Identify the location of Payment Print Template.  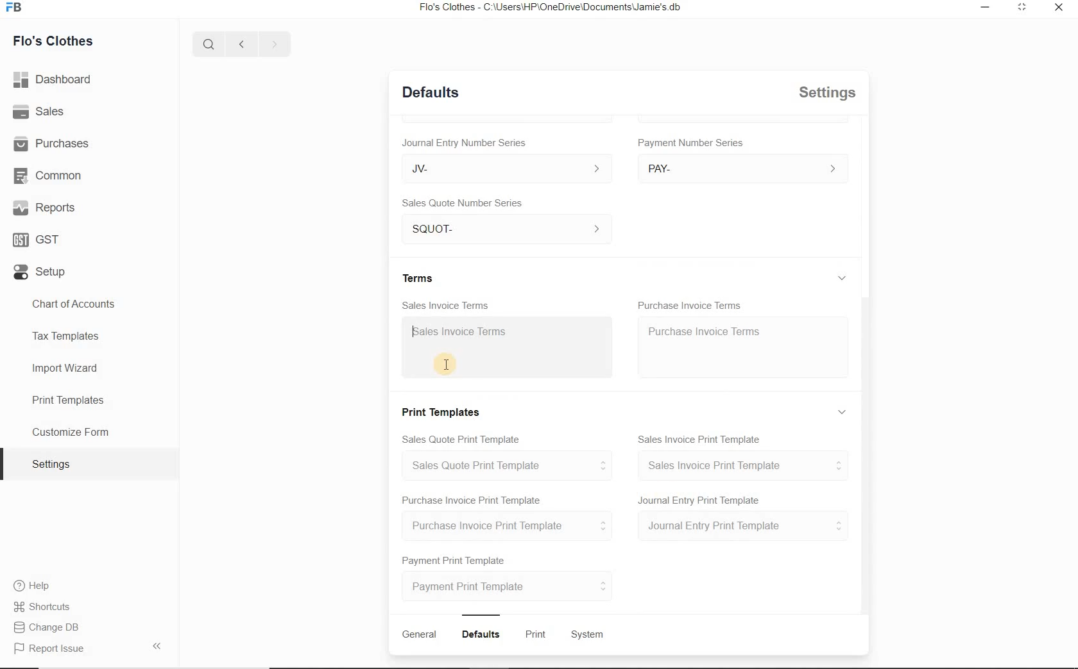
(509, 585).